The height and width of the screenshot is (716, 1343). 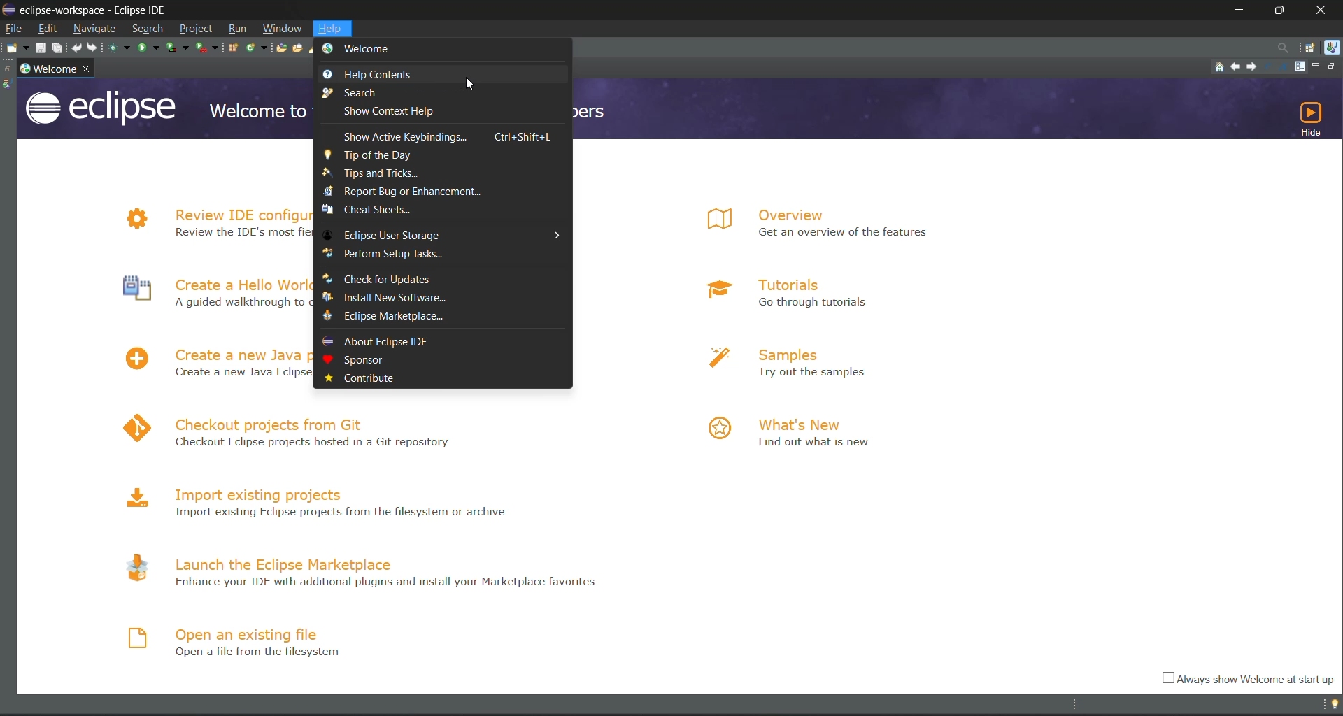 What do you see at coordinates (177, 46) in the screenshot?
I see `coverage` at bounding box center [177, 46].